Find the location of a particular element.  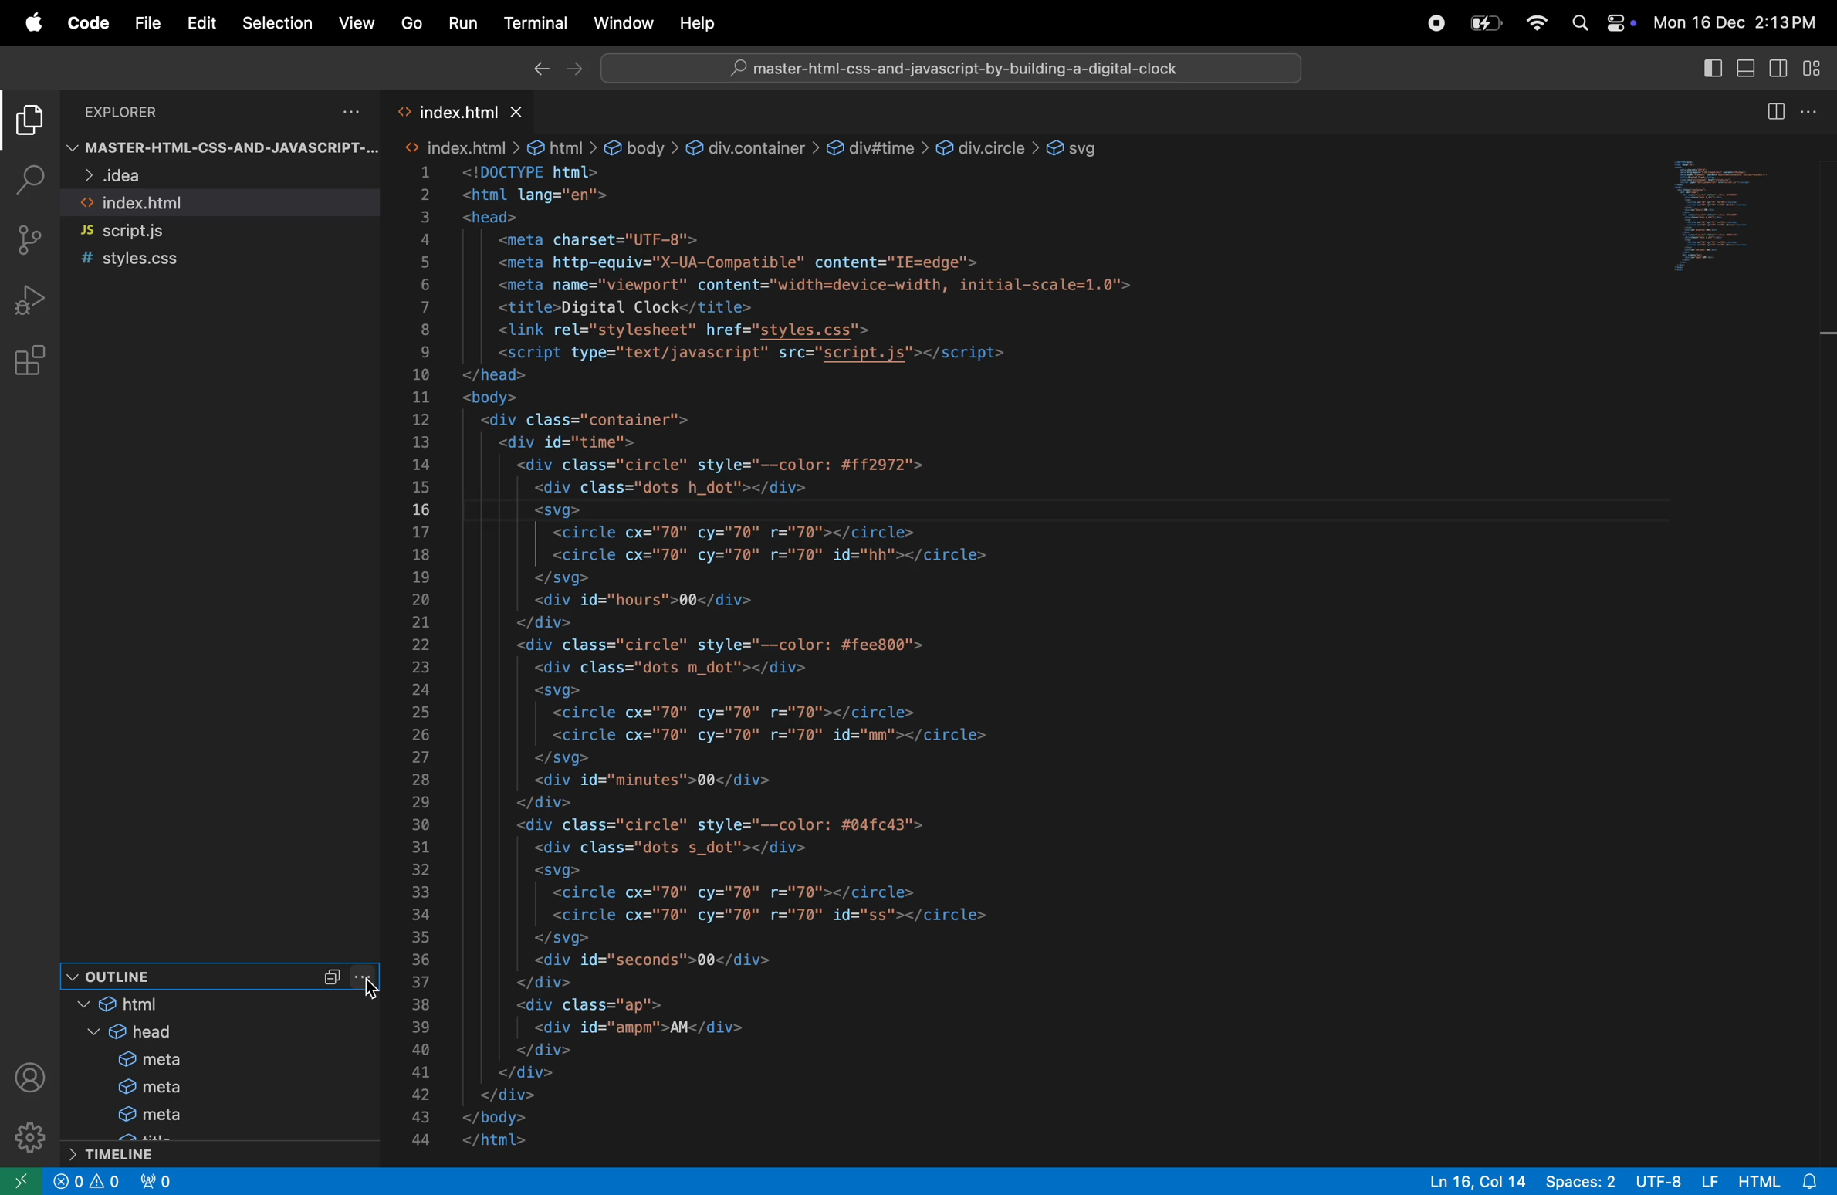

toggle panel is located at coordinates (1750, 67).